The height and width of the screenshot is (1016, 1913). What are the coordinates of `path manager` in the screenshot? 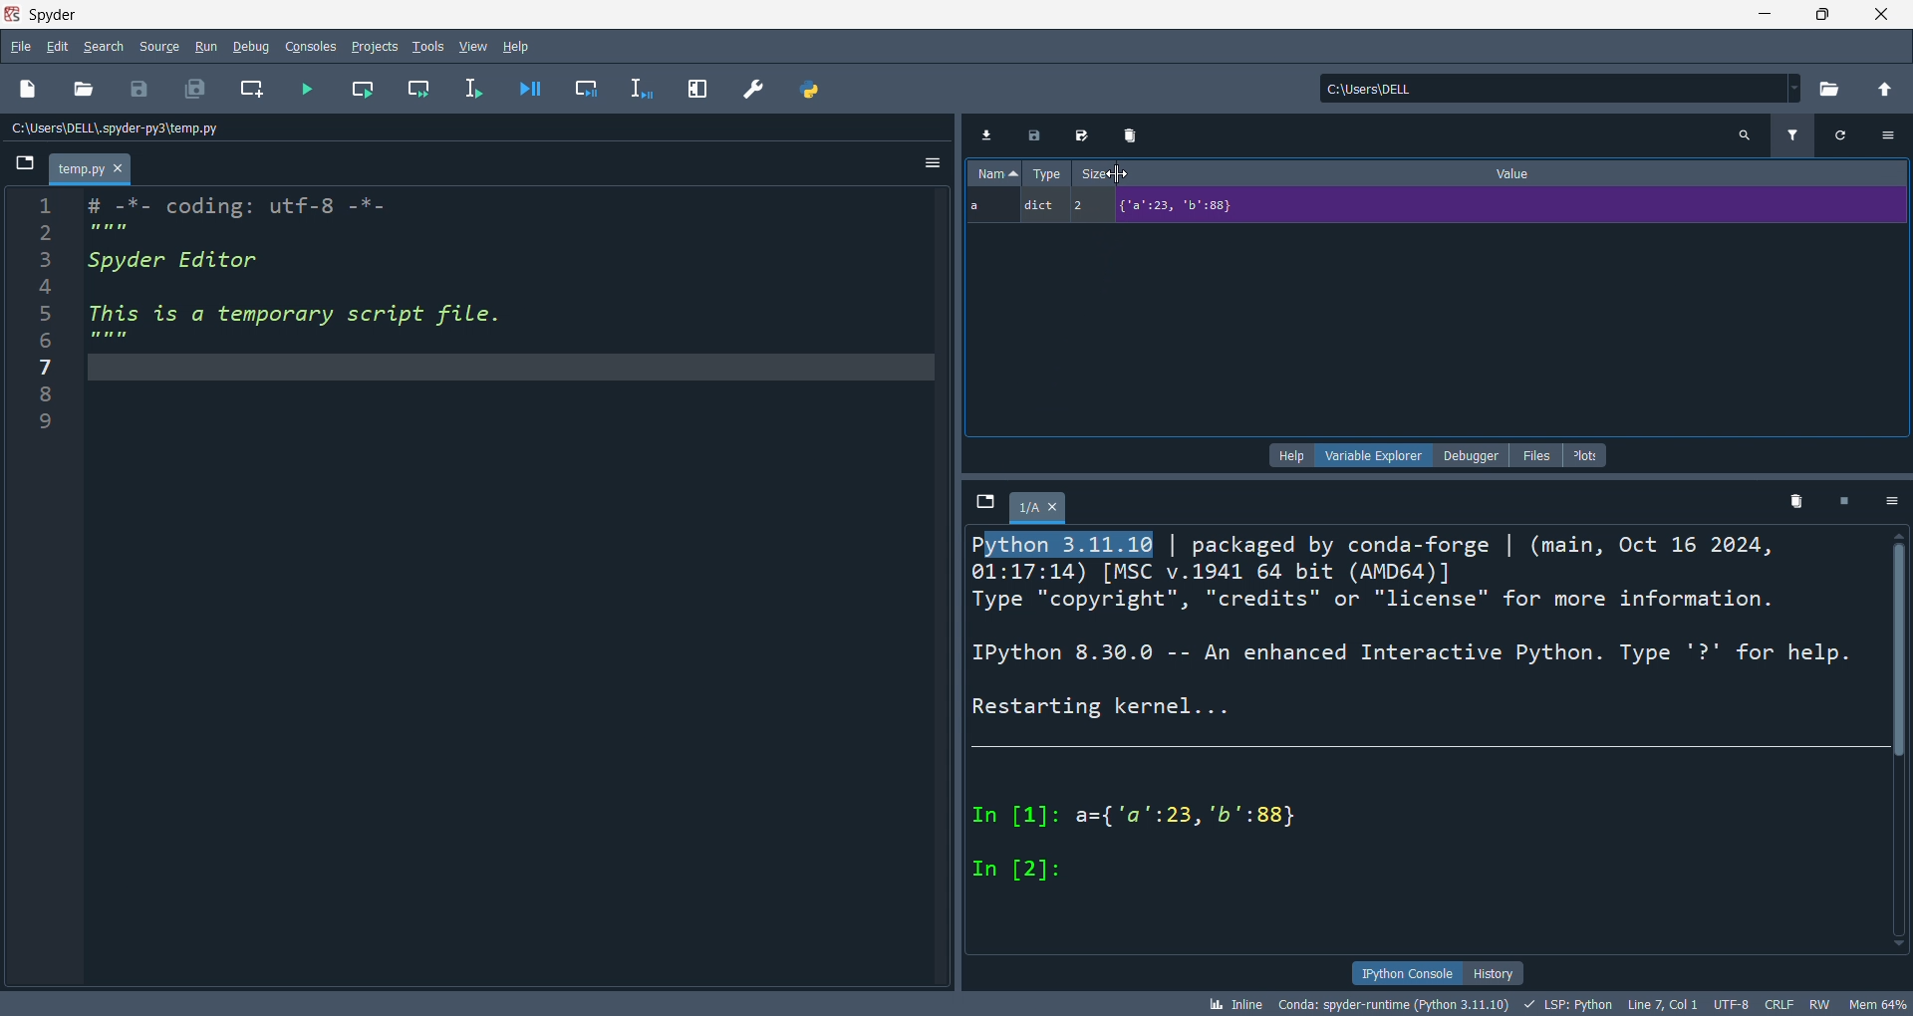 It's located at (810, 87).